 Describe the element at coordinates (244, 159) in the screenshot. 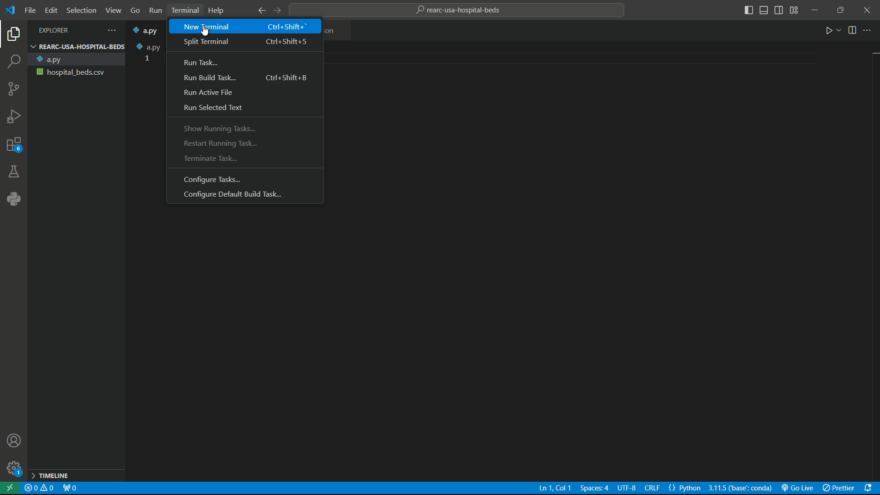

I see `terminate task` at that location.